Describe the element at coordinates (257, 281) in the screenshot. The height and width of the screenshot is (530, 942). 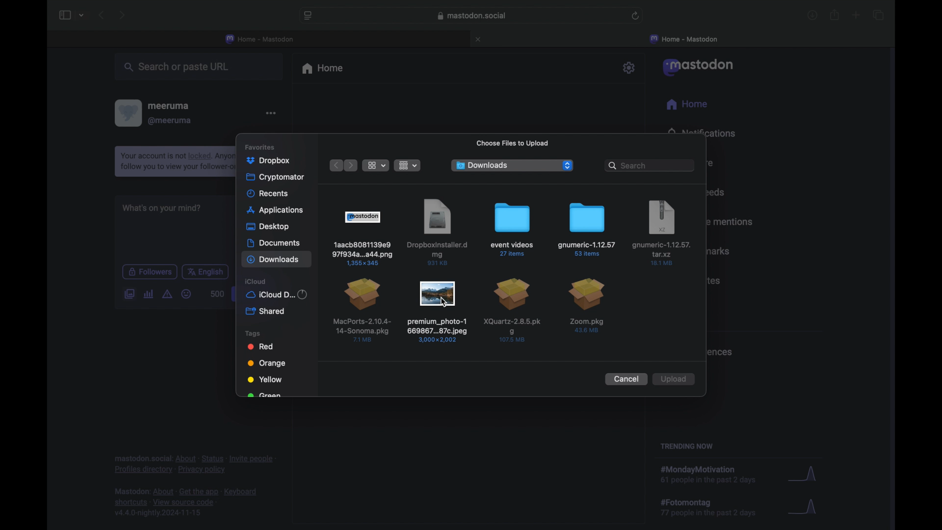
I see `icloud` at that location.